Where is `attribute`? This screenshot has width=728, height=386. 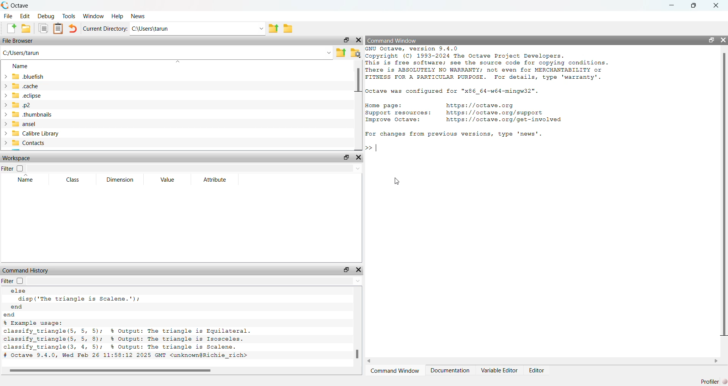 attribute is located at coordinates (214, 180).